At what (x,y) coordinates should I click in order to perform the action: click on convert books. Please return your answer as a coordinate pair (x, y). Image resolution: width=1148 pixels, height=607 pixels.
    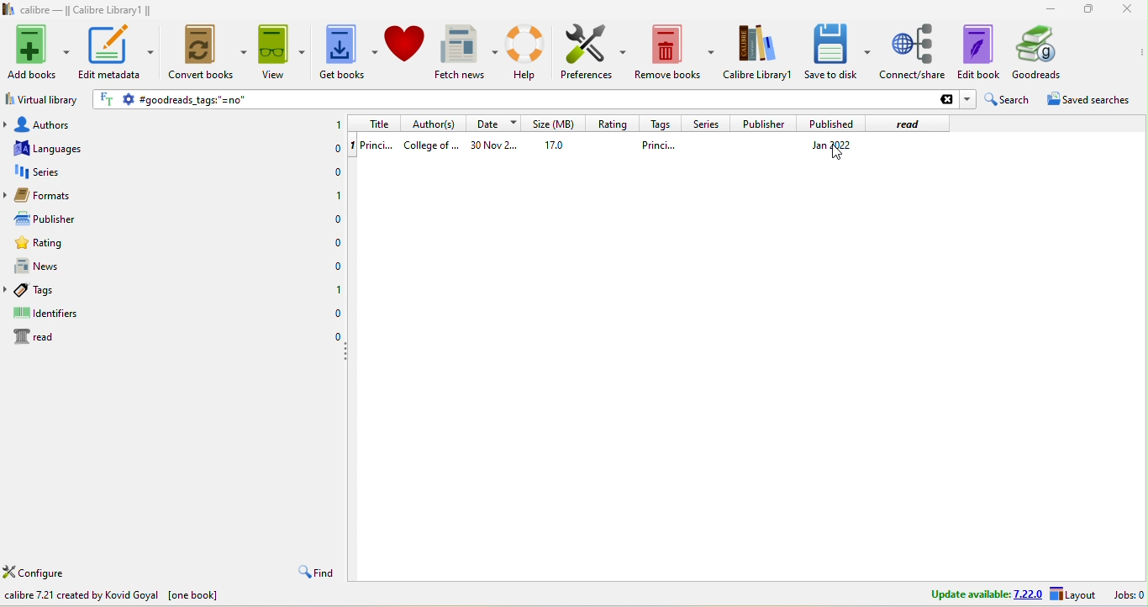
    Looking at the image, I should click on (208, 53).